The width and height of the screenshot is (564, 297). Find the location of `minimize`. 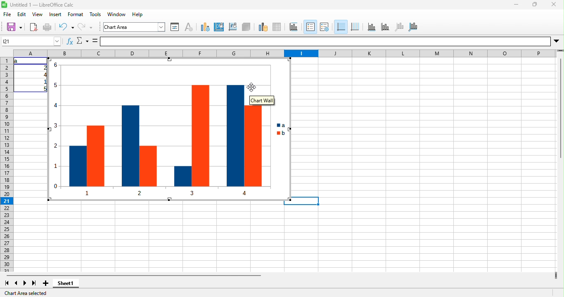

minimize is located at coordinates (516, 5).